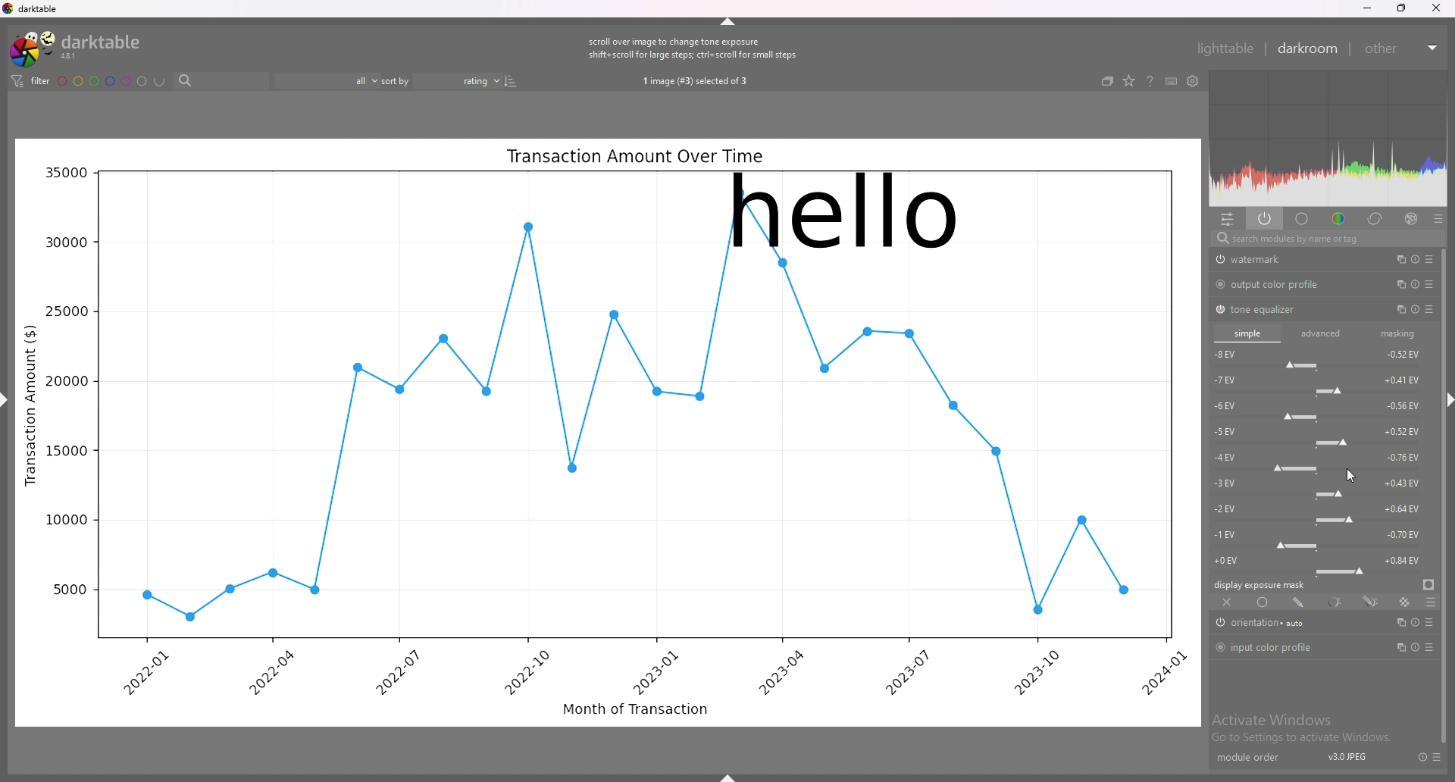  What do you see at coordinates (1429, 602) in the screenshot?
I see `blending options` at bounding box center [1429, 602].